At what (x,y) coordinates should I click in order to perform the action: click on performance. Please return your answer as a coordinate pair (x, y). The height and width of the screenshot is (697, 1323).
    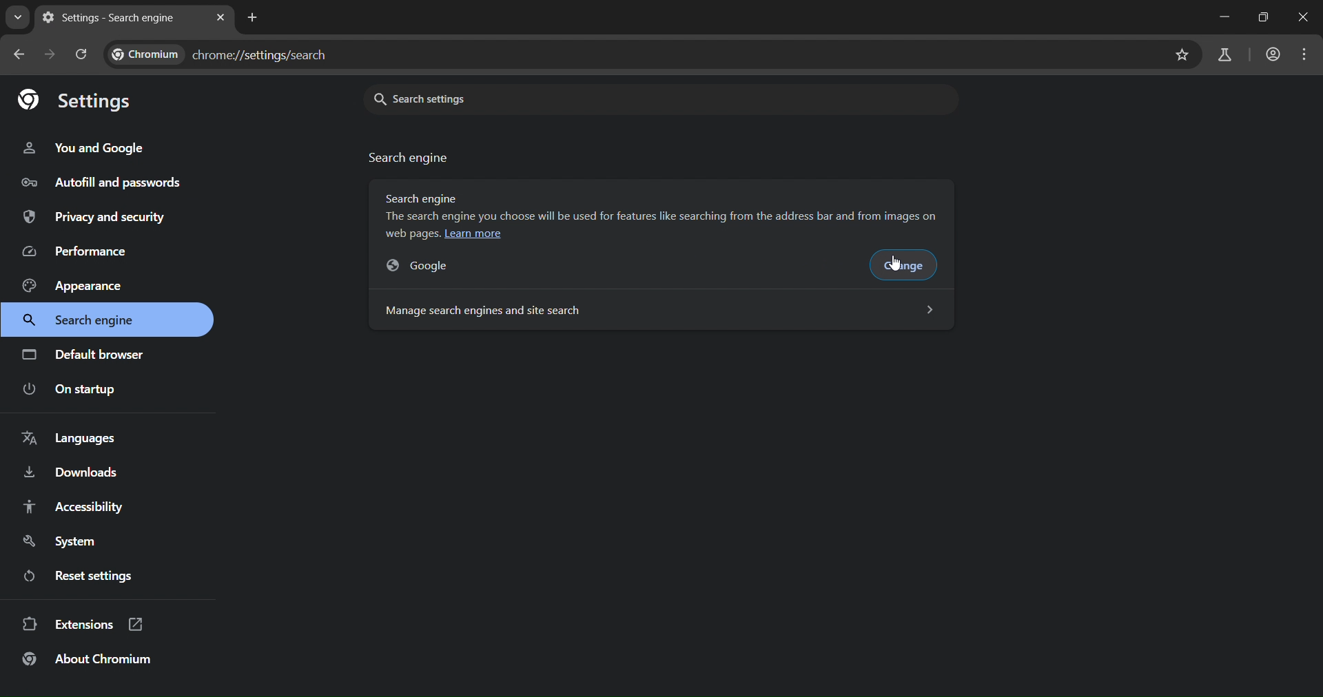
    Looking at the image, I should click on (79, 251).